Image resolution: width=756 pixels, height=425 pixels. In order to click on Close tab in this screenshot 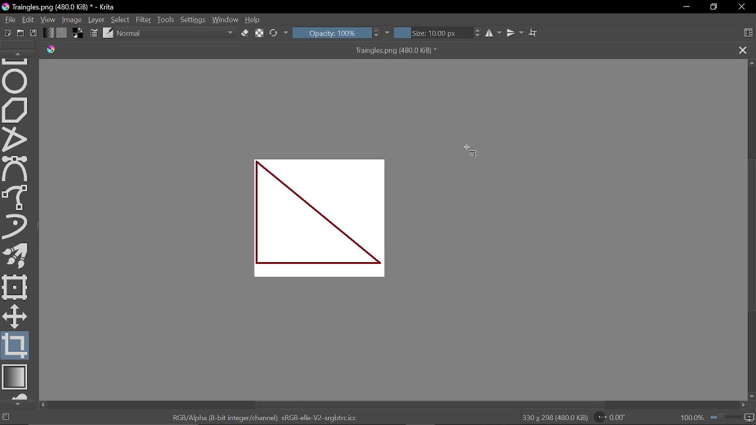, I will do `click(743, 51)`.